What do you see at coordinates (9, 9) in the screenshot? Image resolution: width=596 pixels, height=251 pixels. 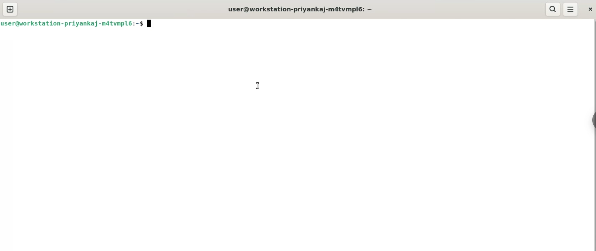 I see `new tab` at bounding box center [9, 9].